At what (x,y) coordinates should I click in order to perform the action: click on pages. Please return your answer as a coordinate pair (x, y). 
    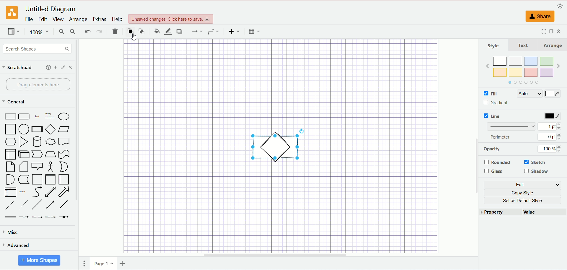
    Looking at the image, I should click on (86, 262).